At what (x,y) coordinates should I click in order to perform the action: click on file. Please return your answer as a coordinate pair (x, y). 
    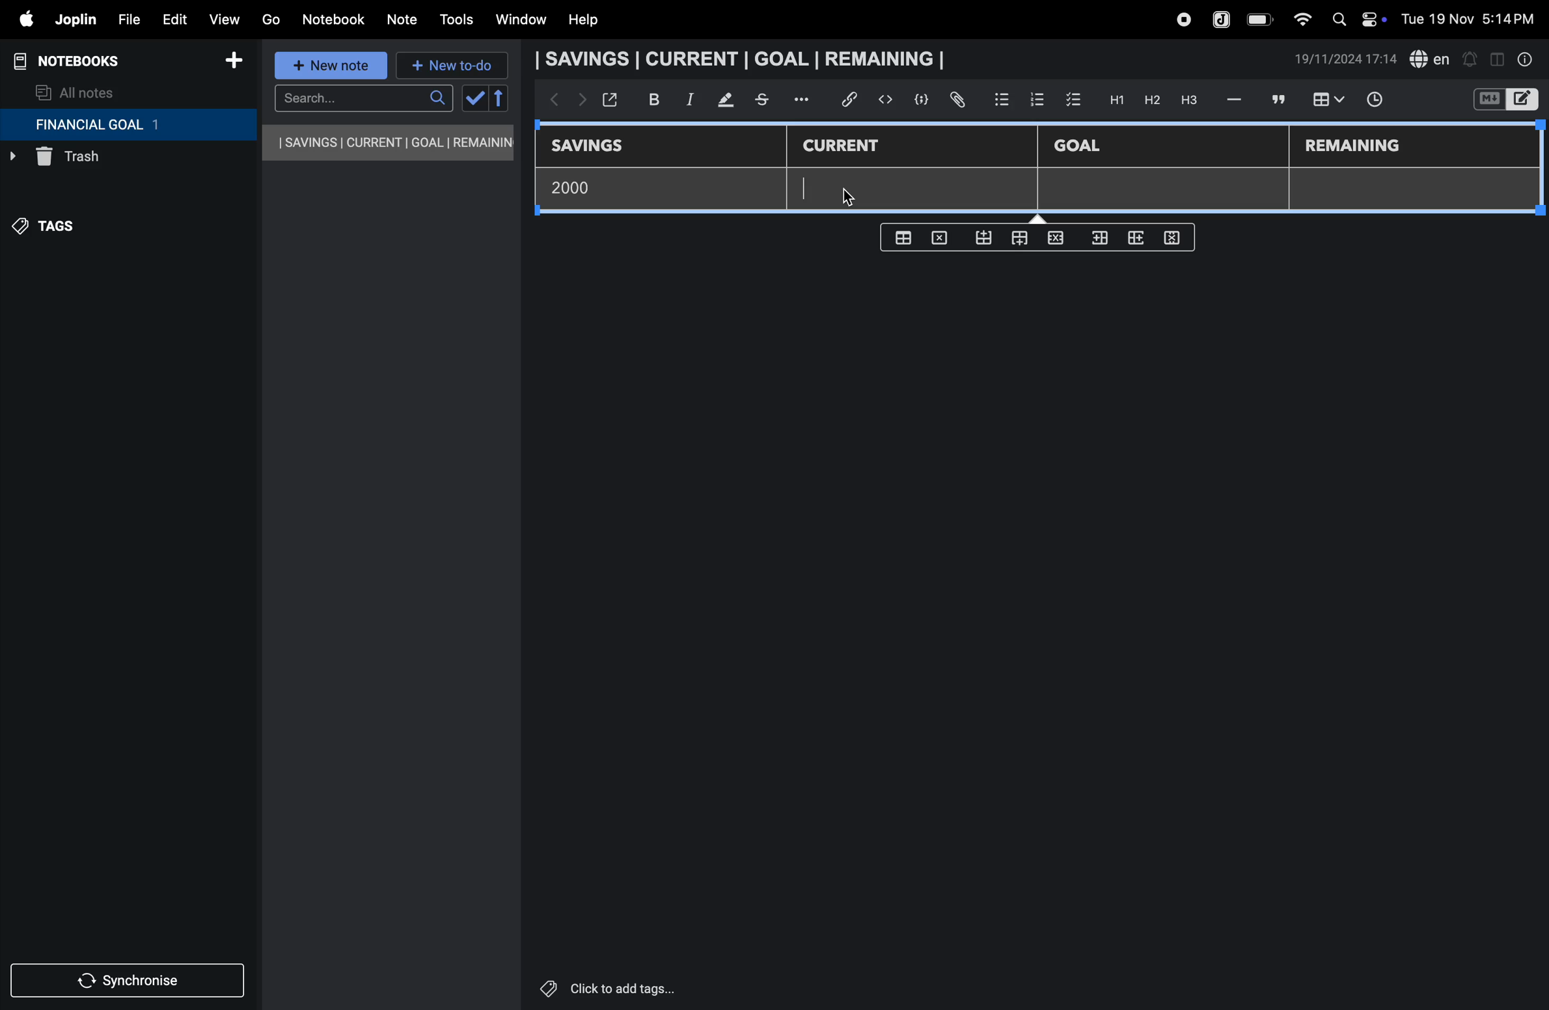
    Looking at the image, I should click on (124, 18).